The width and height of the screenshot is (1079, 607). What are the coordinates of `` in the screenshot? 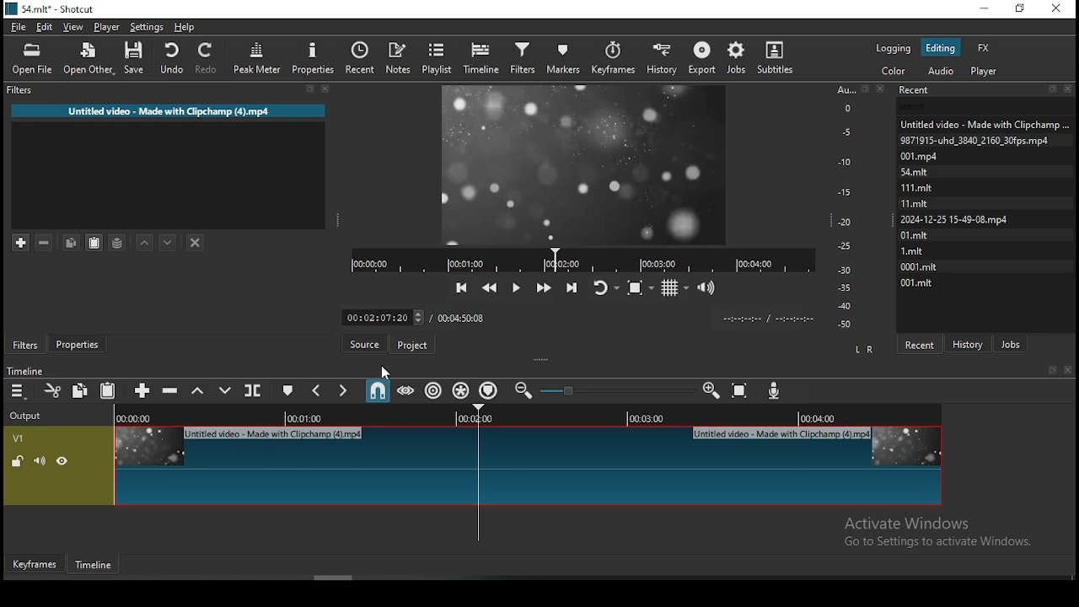 It's located at (342, 389).